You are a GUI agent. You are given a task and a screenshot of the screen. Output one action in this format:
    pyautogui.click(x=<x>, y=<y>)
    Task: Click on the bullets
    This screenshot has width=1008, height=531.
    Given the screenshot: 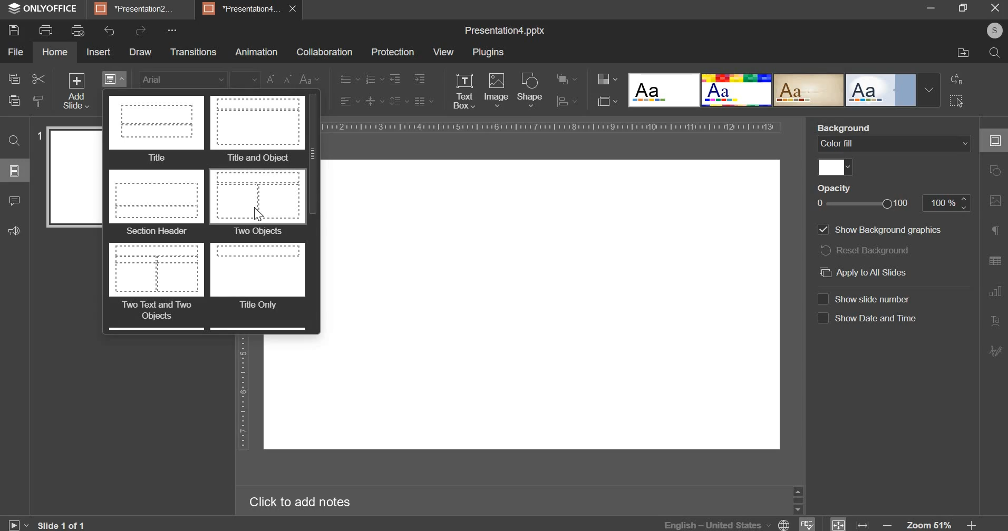 What is the action you would take?
    pyautogui.click(x=350, y=79)
    